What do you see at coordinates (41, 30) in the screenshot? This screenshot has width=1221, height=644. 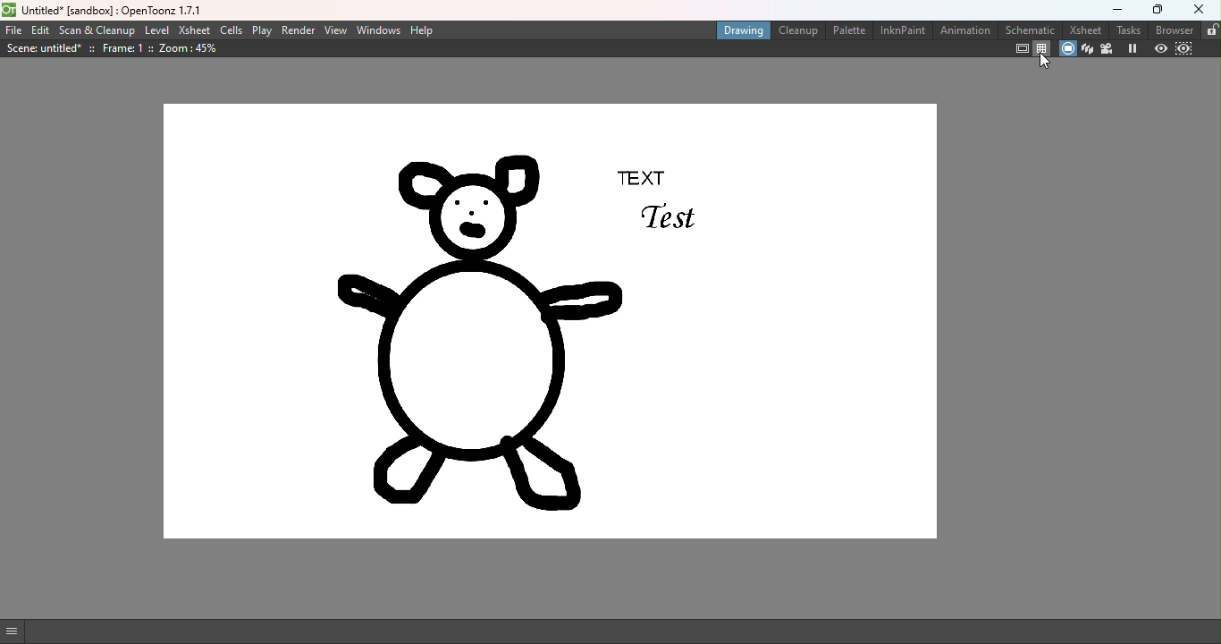 I see `Edit` at bounding box center [41, 30].